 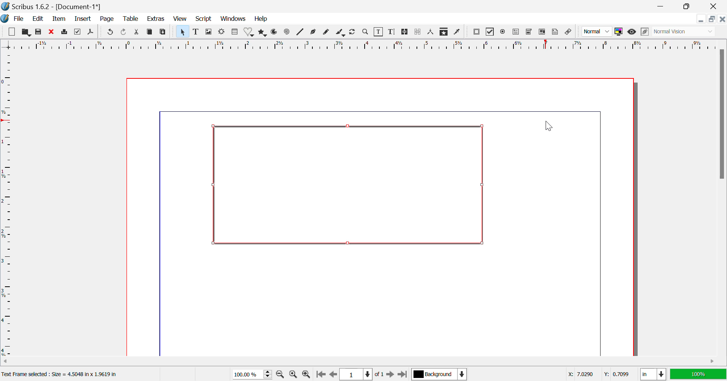 What do you see at coordinates (380, 32) in the screenshot?
I see `Edit Content in Frames` at bounding box center [380, 32].